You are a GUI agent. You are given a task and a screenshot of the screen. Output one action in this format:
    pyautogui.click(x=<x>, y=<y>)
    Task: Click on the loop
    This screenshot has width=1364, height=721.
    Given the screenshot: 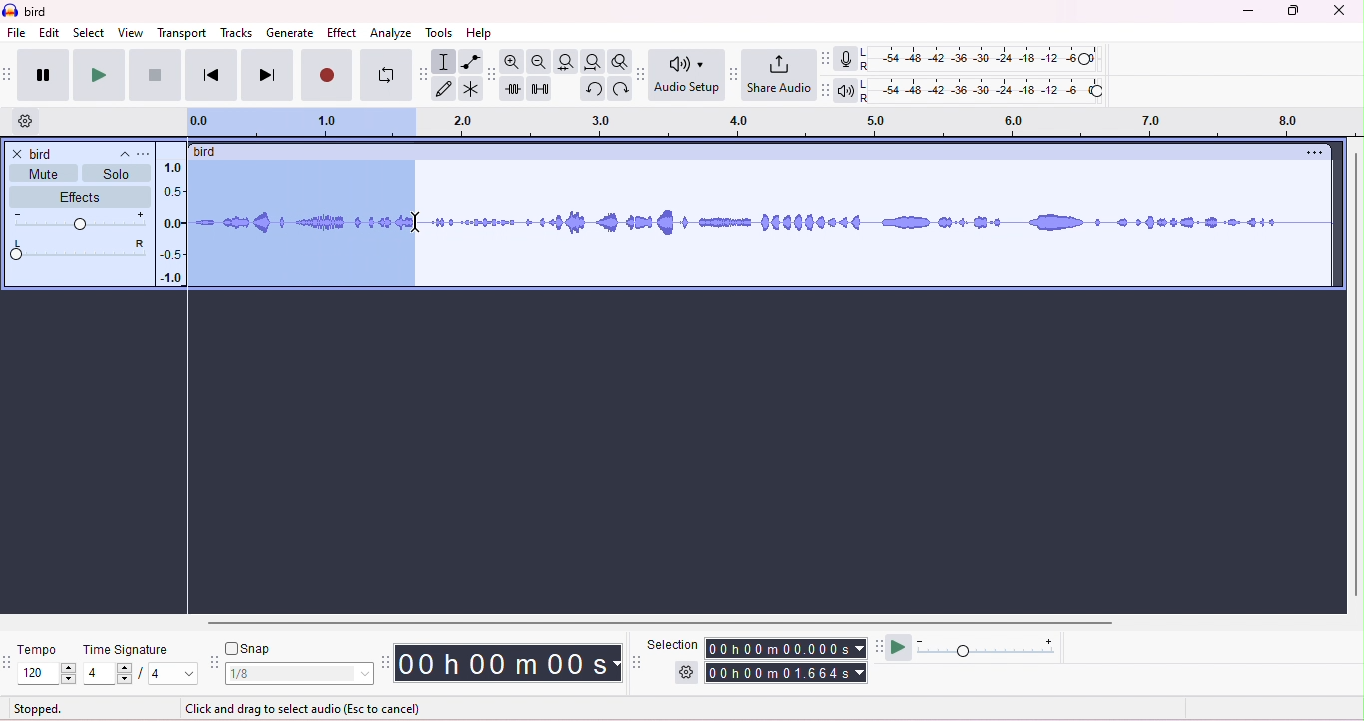 What is the action you would take?
    pyautogui.click(x=386, y=75)
    